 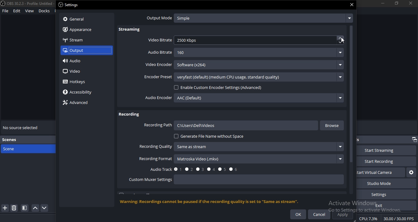 What do you see at coordinates (352, 4) in the screenshot?
I see `close` at bounding box center [352, 4].